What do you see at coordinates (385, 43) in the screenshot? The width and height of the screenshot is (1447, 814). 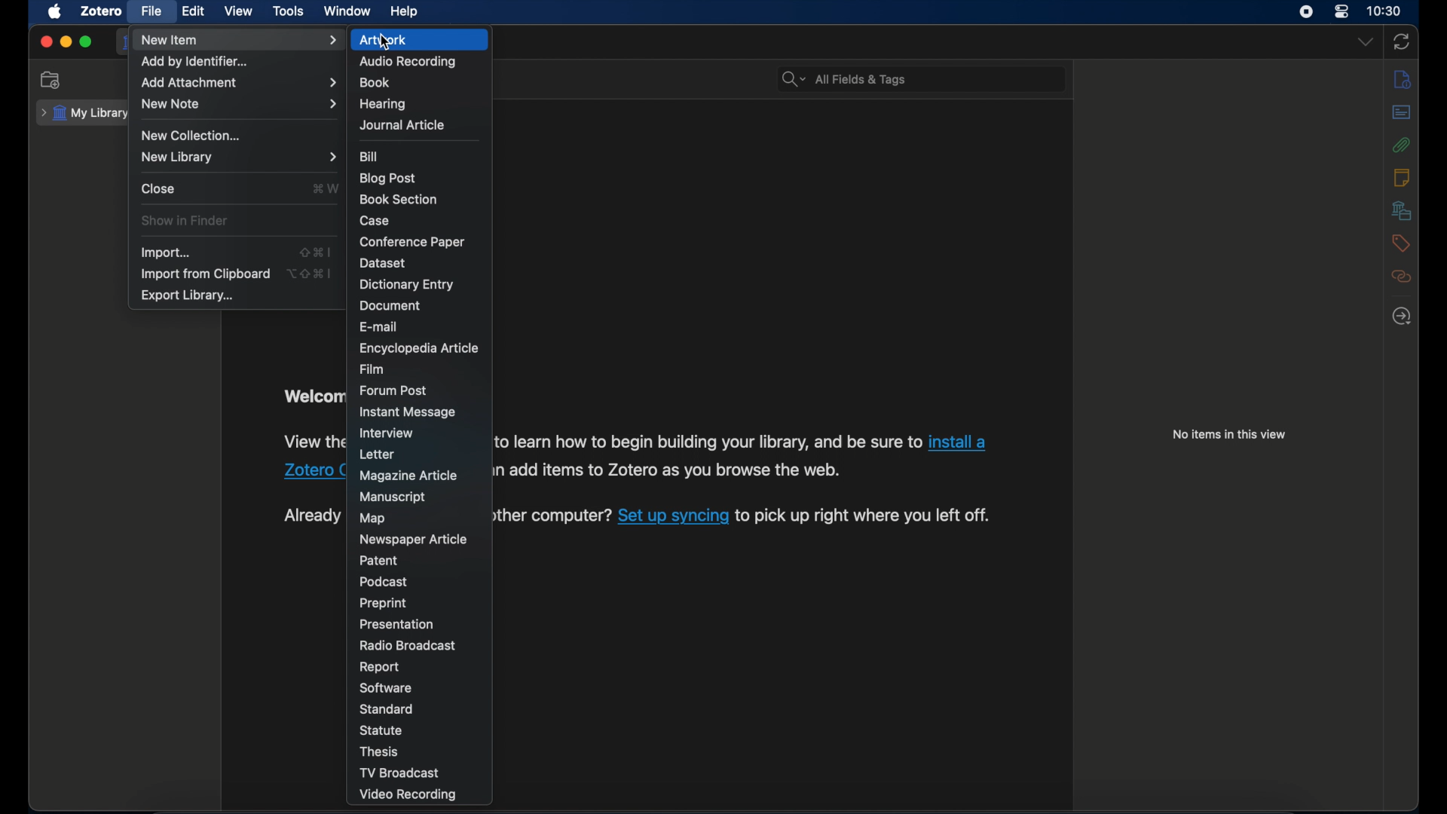 I see `cursor` at bounding box center [385, 43].